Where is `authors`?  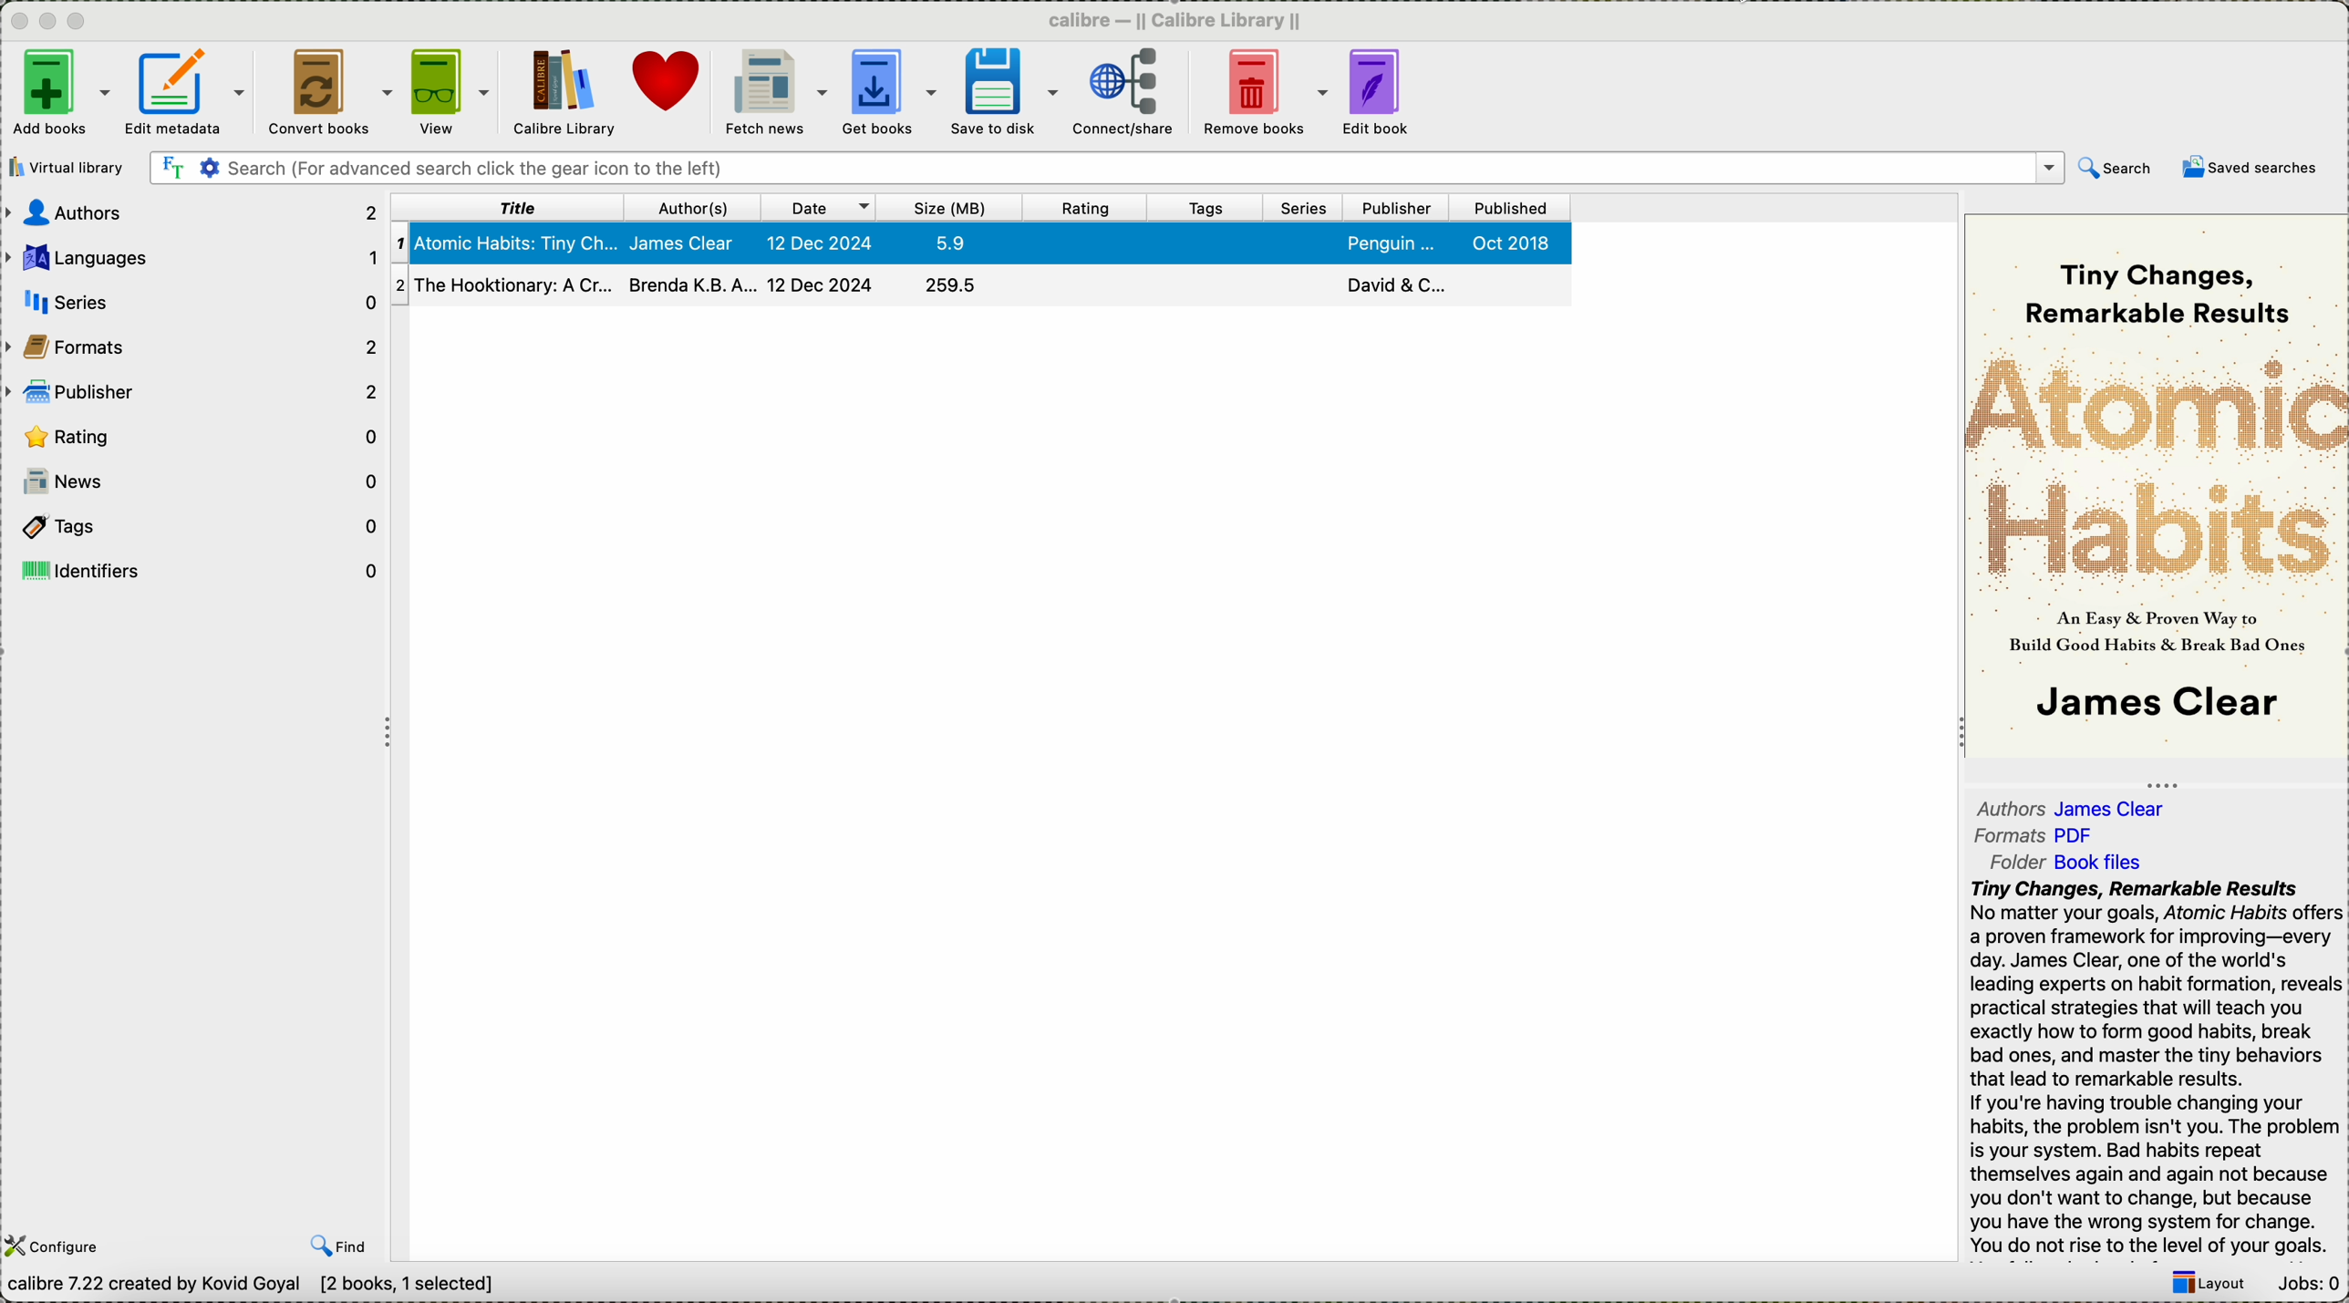 authors is located at coordinates (2077, 809).